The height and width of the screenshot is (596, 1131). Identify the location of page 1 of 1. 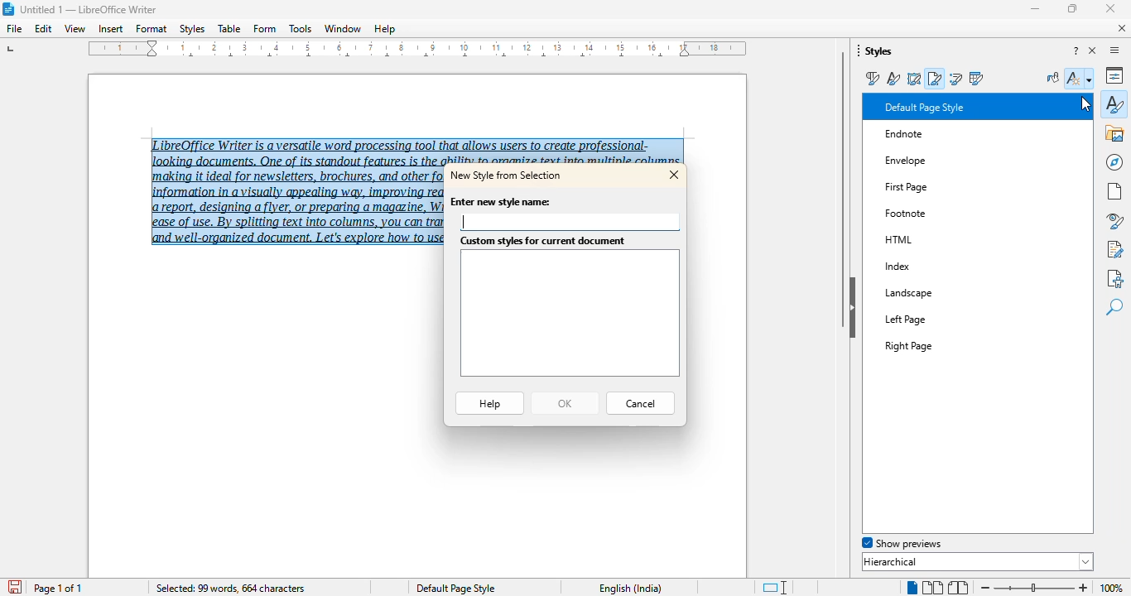
(59, 589).